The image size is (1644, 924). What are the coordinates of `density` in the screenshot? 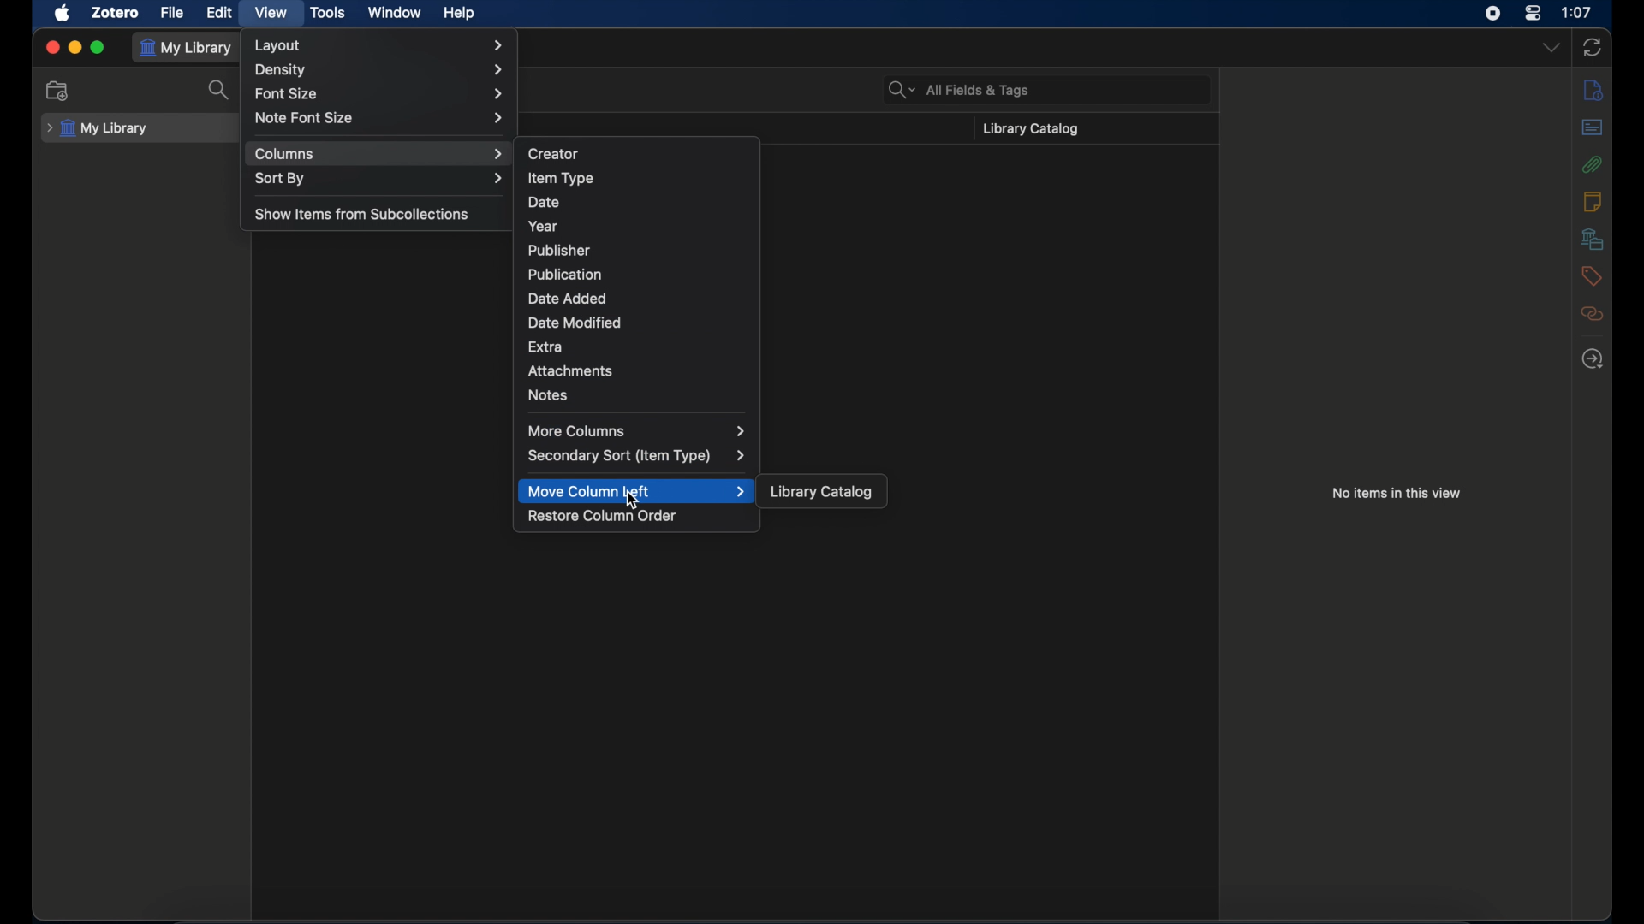 It's located at (380, 71).